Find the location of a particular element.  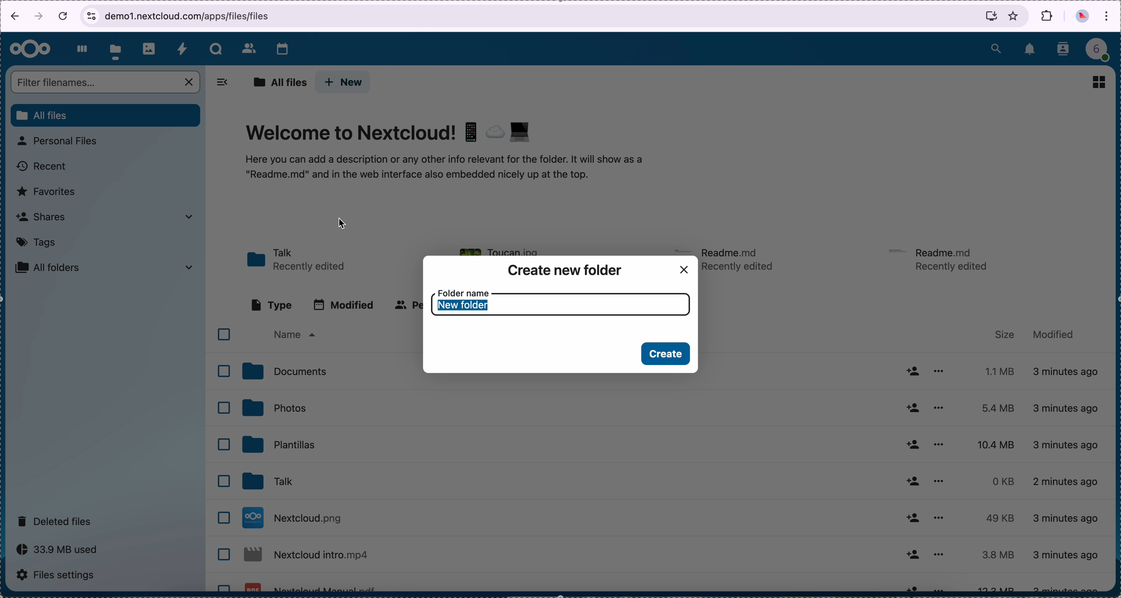

4 minutes ago is located at coordinates (1067, 555).